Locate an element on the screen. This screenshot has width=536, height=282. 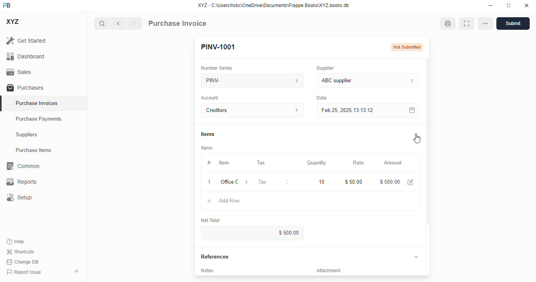
reports is located at coordinates (22, 182).